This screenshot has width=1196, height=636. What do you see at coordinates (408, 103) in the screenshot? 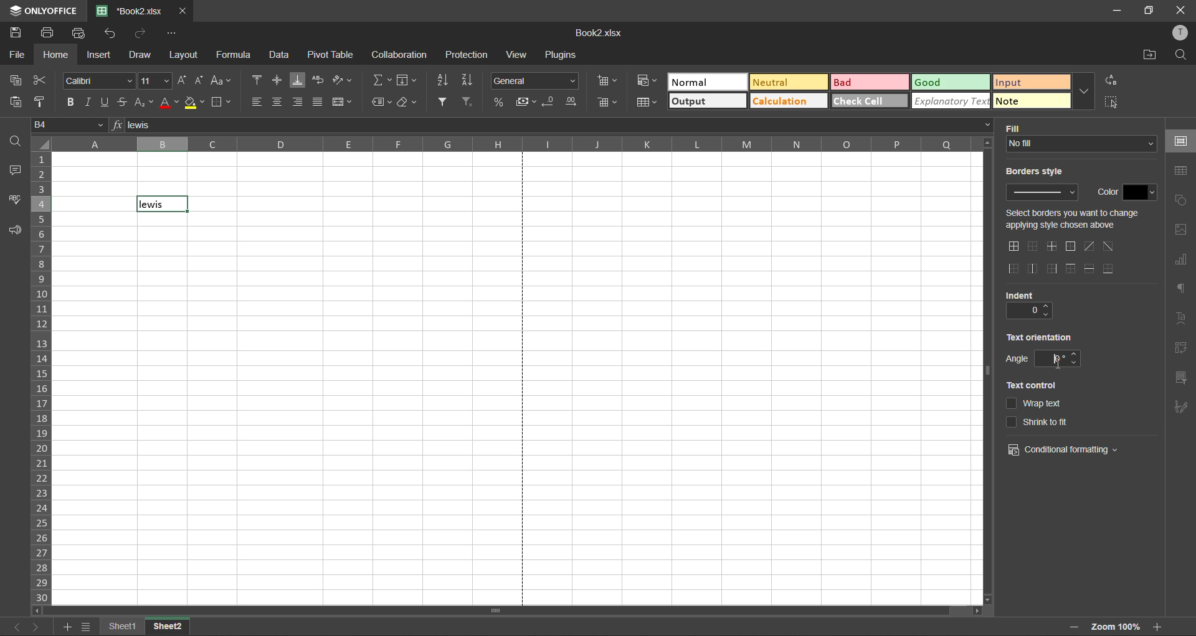
I see `clear` at bounding box center [408, 103].